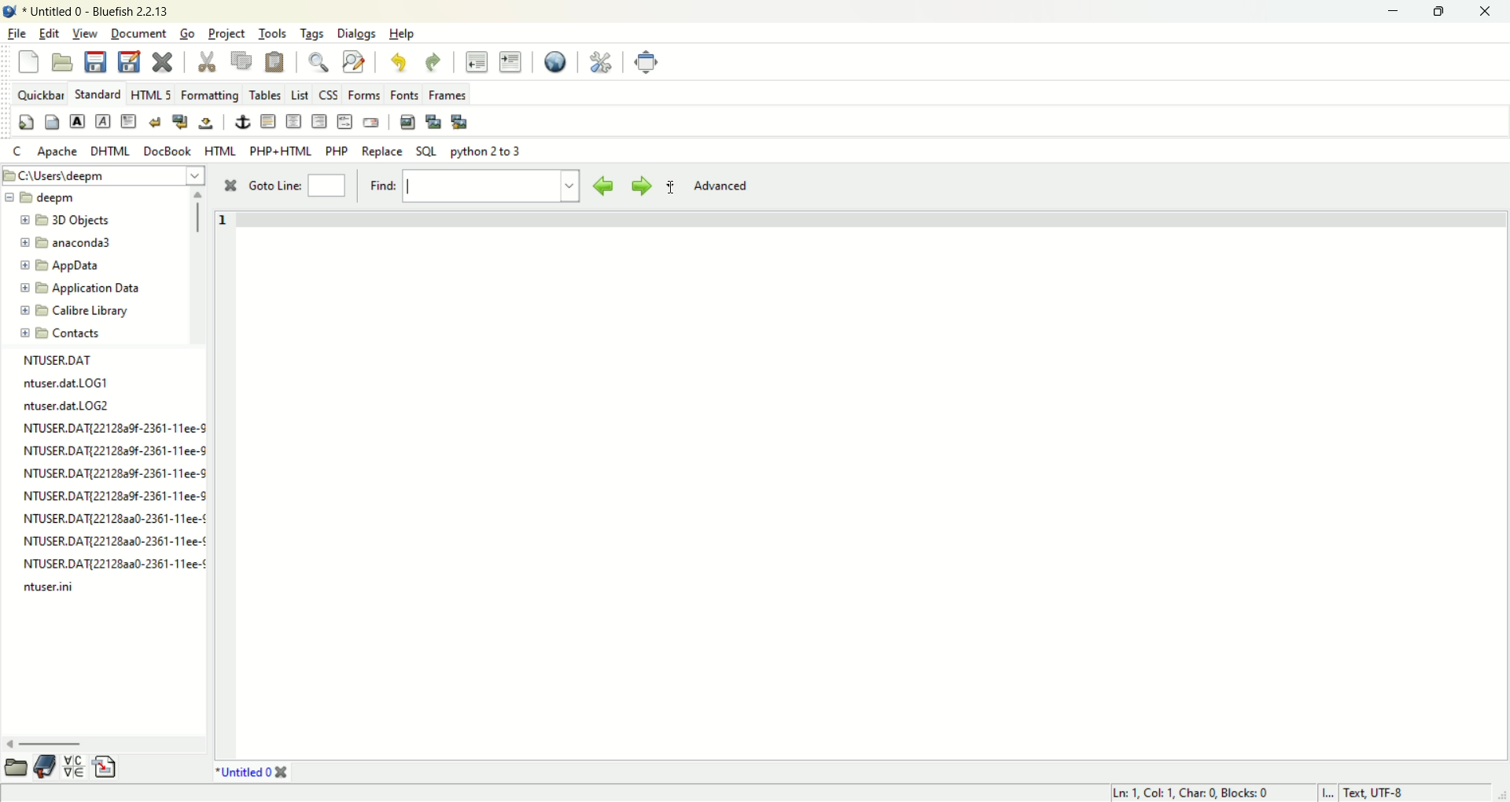 This screenshot has width=1510, height=802. Describe the element at coordinates (51, 123) in the screenshot. I see `body` at that location.